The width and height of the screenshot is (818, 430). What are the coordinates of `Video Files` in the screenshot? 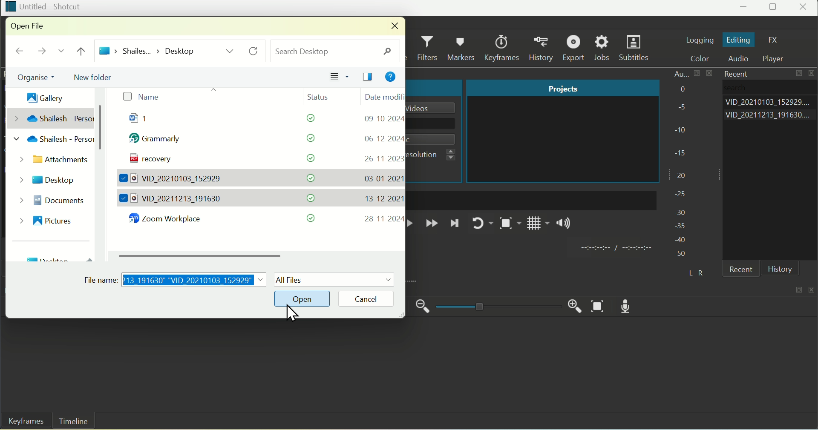 It's located at (173, 179).